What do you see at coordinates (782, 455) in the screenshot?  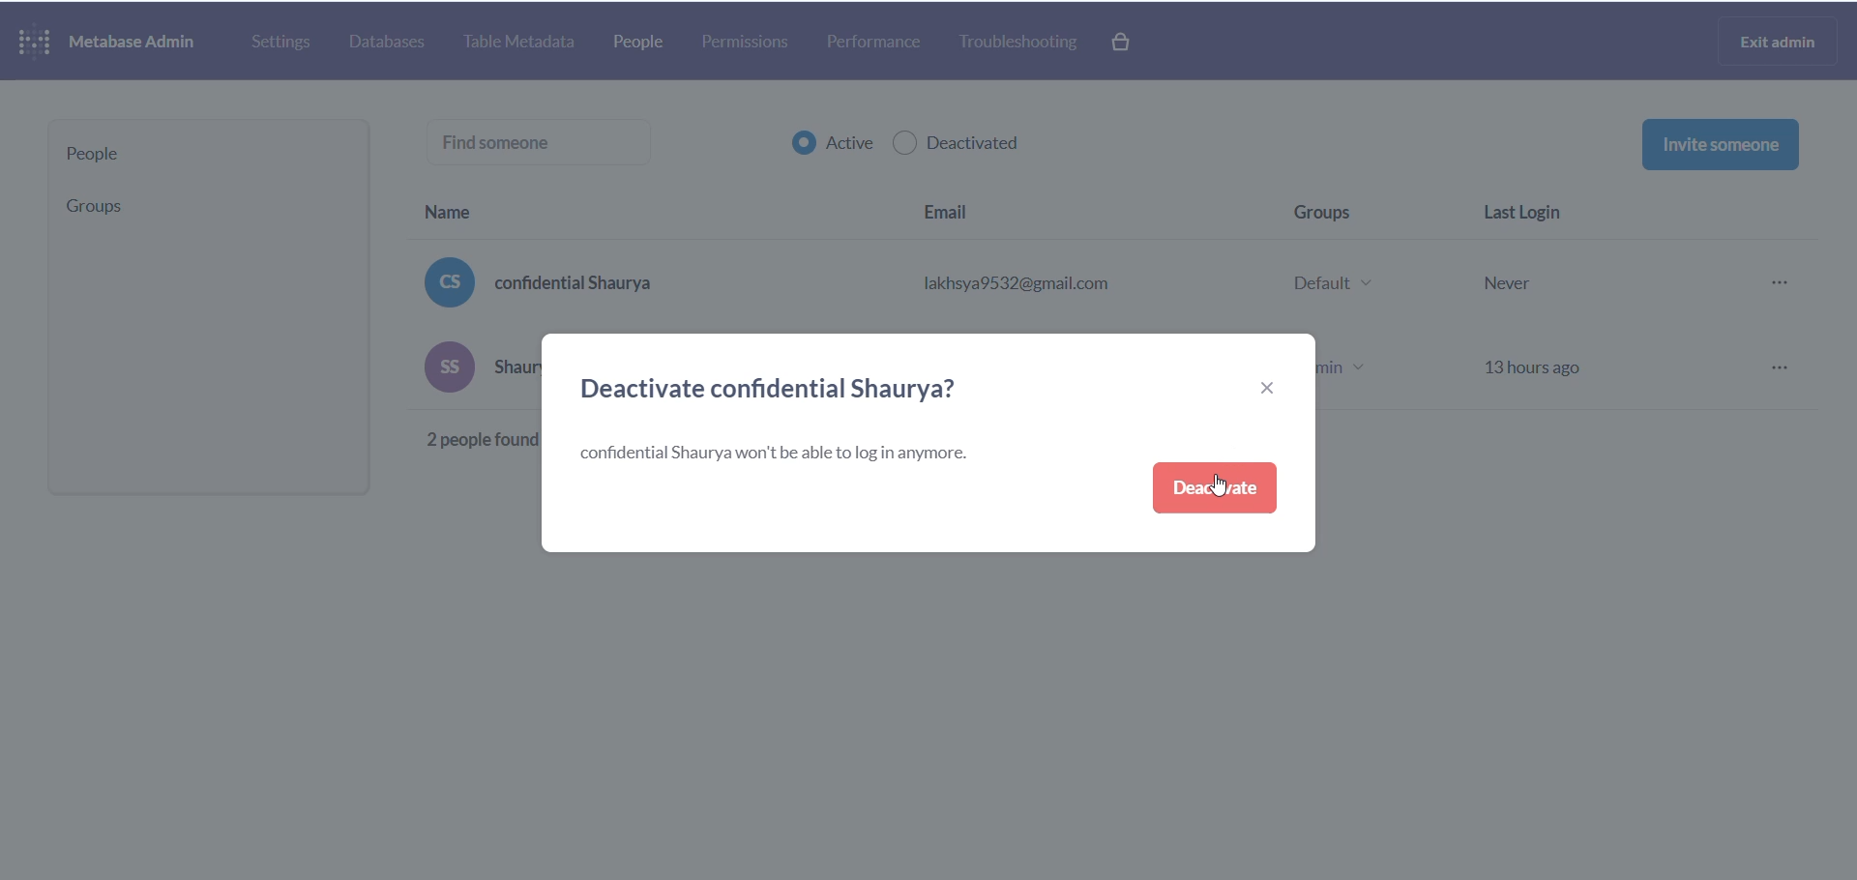 I see `text` at bounding box center [782, 455].